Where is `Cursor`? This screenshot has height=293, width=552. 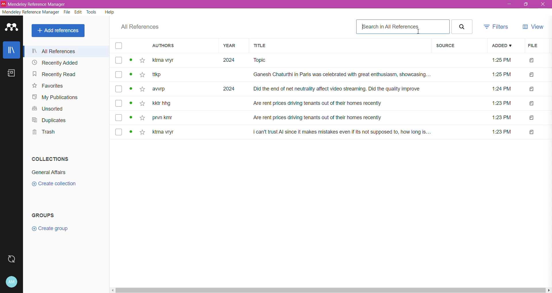 Cursor is located at coordinates (419, 32).